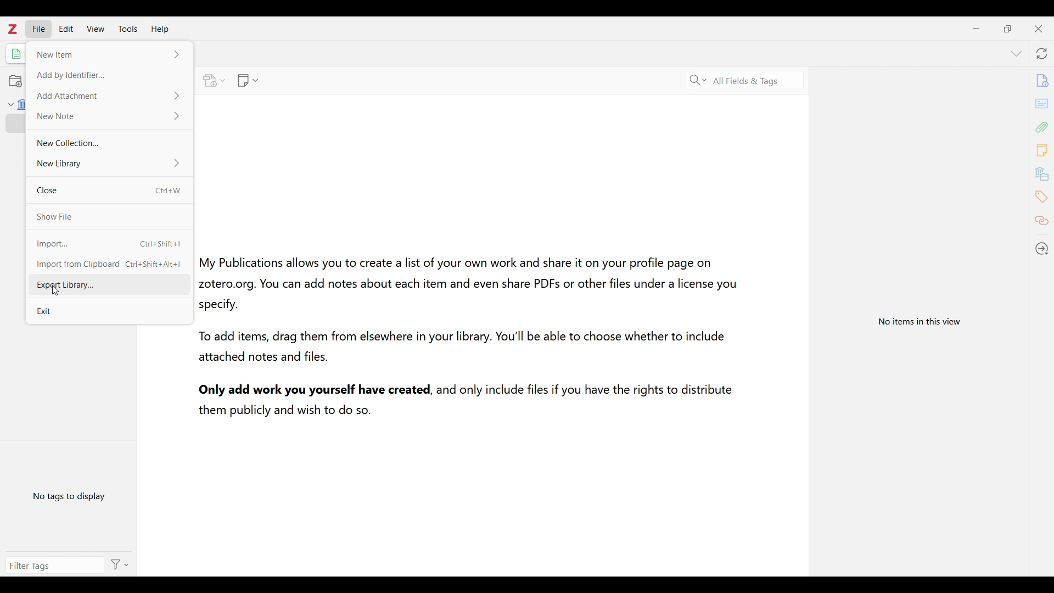 This screenshot has height=593, width=1054. What do you see at coordinates (69, 495) in the screenshot?
I see `No tags to display yet` at bounding box center [69, 495].